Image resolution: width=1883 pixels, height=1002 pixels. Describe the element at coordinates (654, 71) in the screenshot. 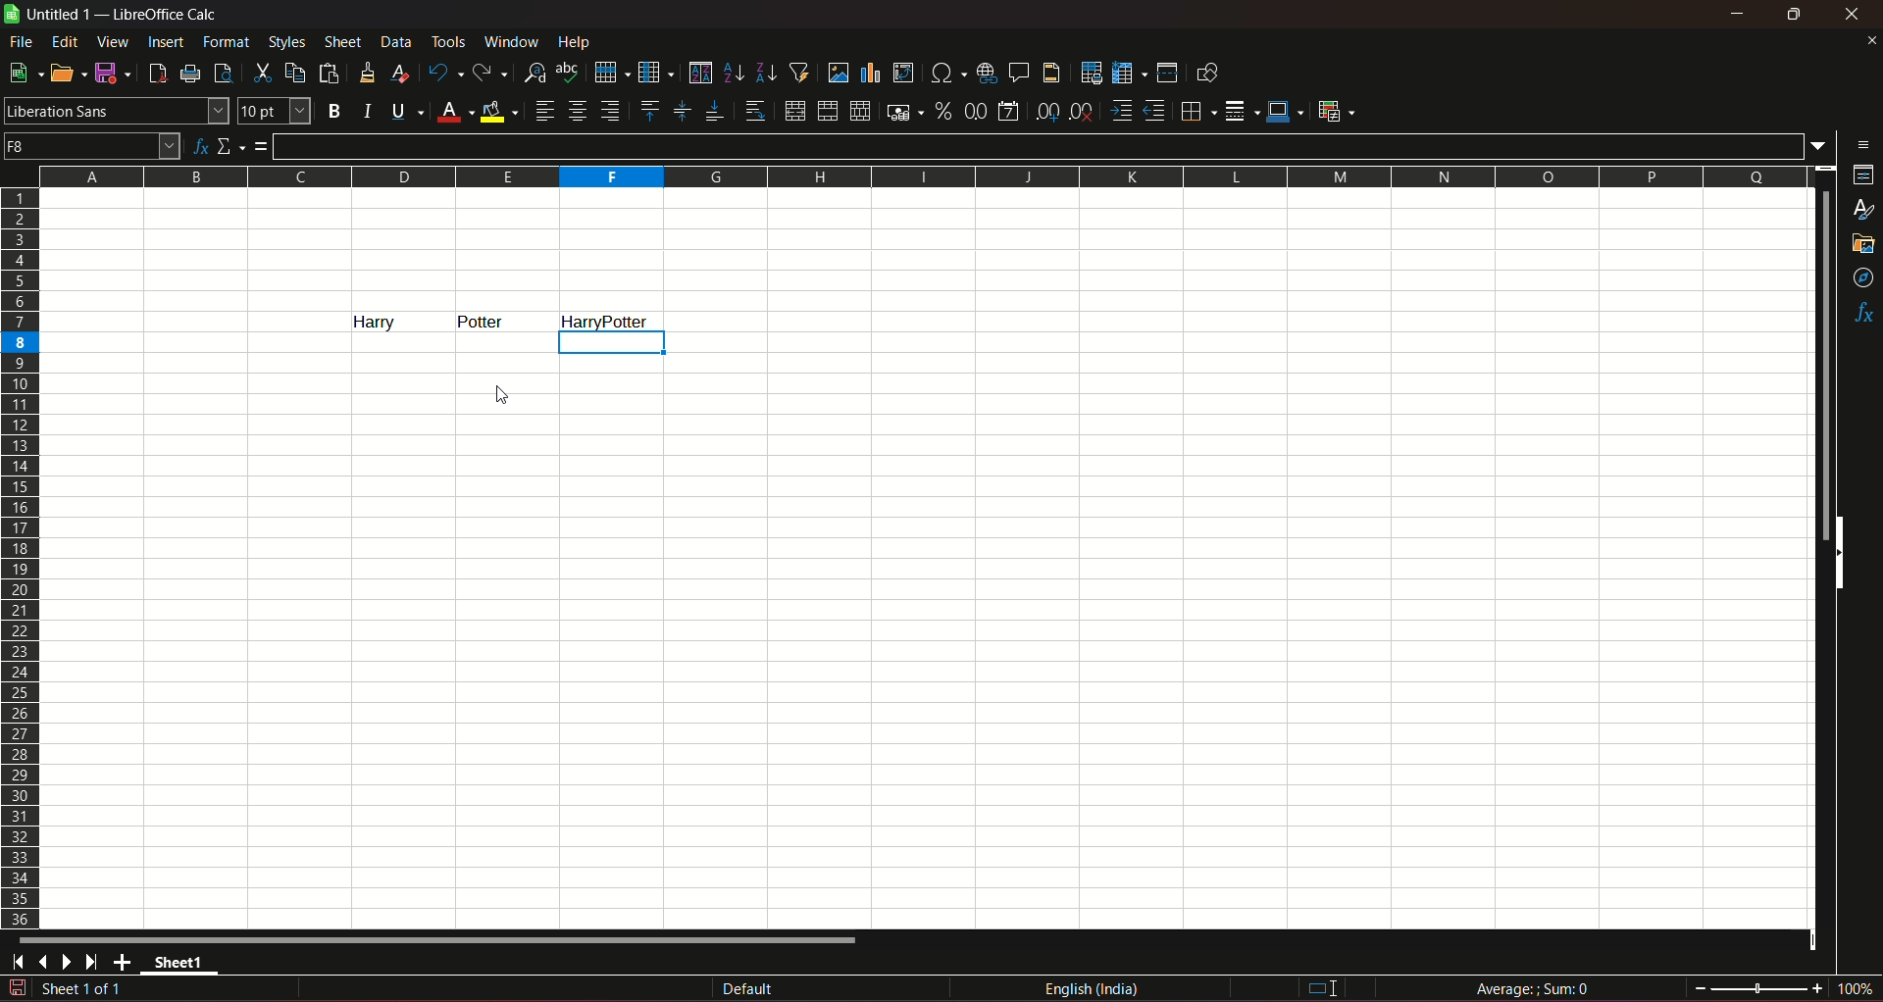

I see `column` at that location.